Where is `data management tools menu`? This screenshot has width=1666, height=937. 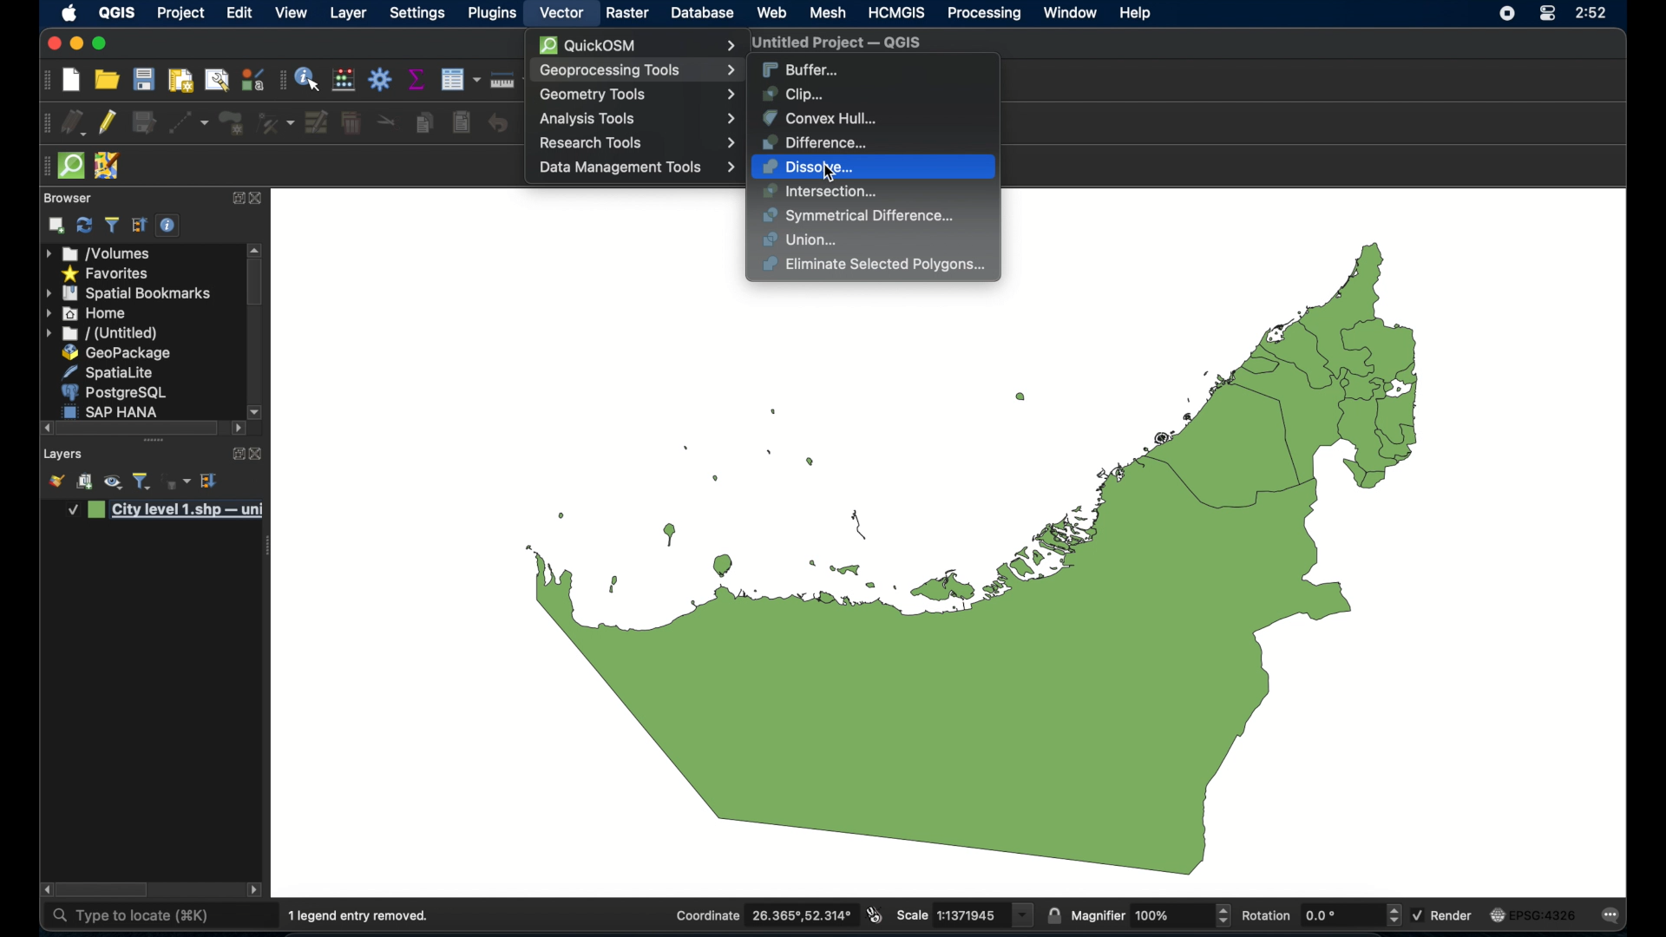 data management tools menu is located at coordinates (636, 167).